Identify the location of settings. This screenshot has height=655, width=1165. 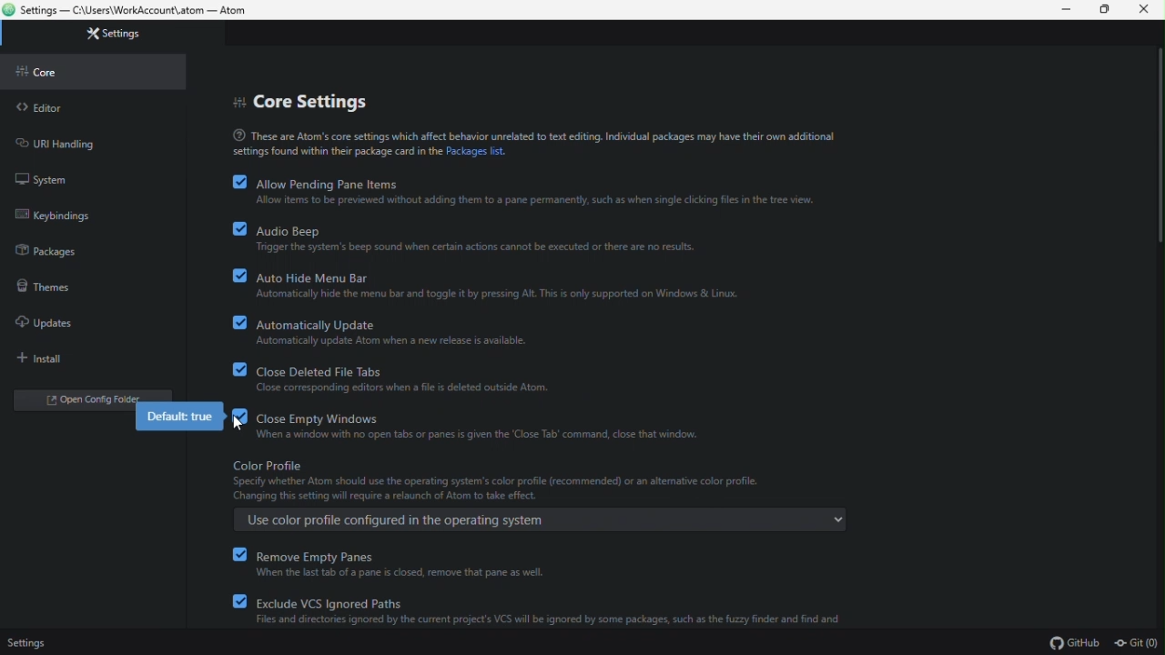
(28, 642).